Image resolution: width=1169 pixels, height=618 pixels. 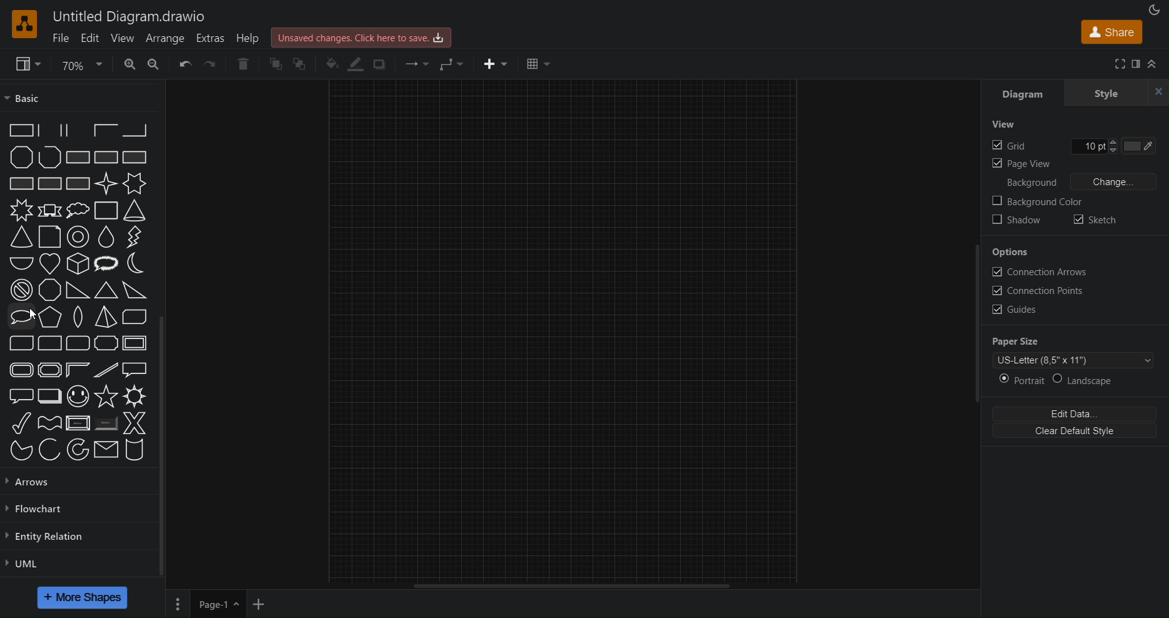 What do you see at coordinates (78, 397) in the screenshot?
I see `Smiley` at bounding box center [78, 397].